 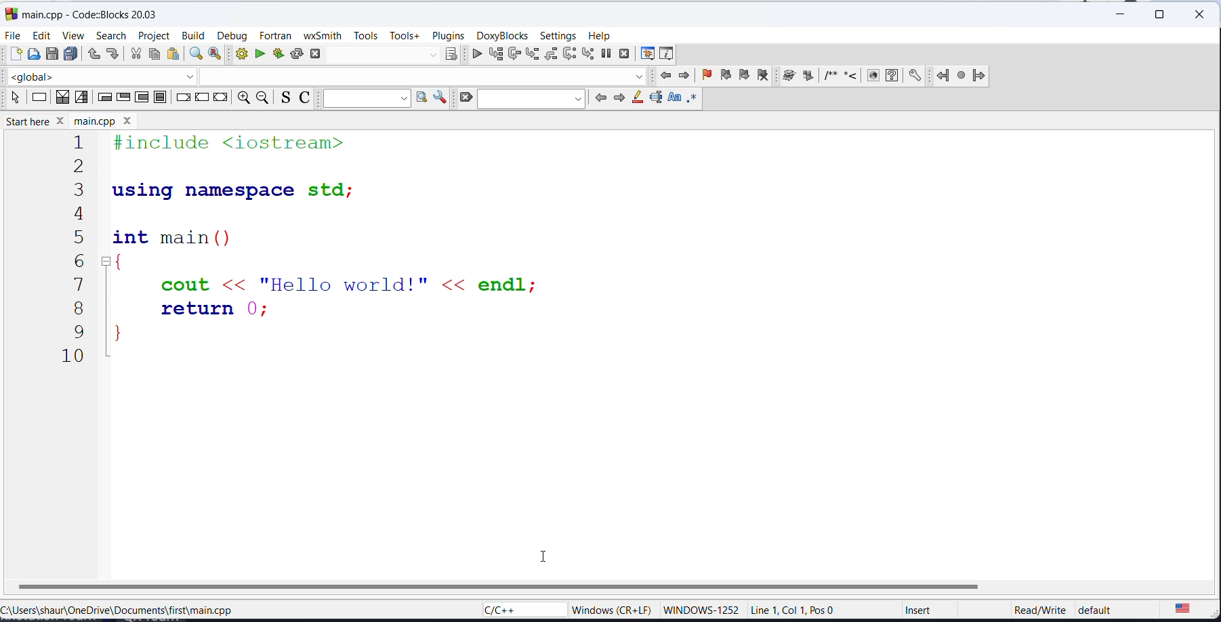 What do you see at coordinates (663, 77) in the screenshot?
I see `previous` at bounding box center [663, 77].